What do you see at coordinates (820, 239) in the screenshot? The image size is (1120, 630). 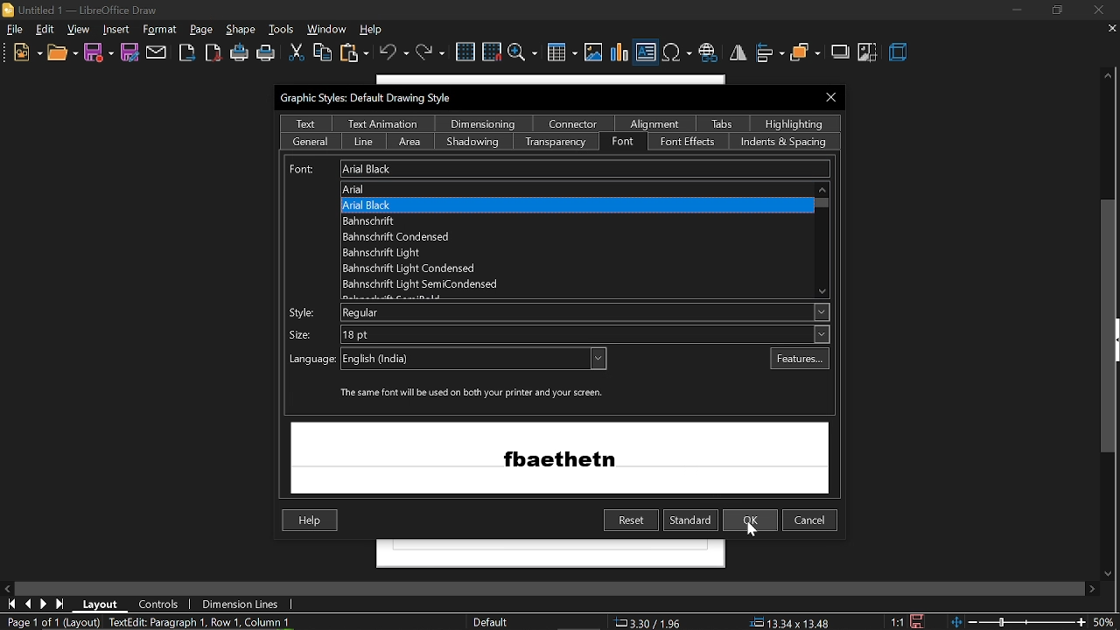 I see `Scroll bar` at bounding box center [820, 239].